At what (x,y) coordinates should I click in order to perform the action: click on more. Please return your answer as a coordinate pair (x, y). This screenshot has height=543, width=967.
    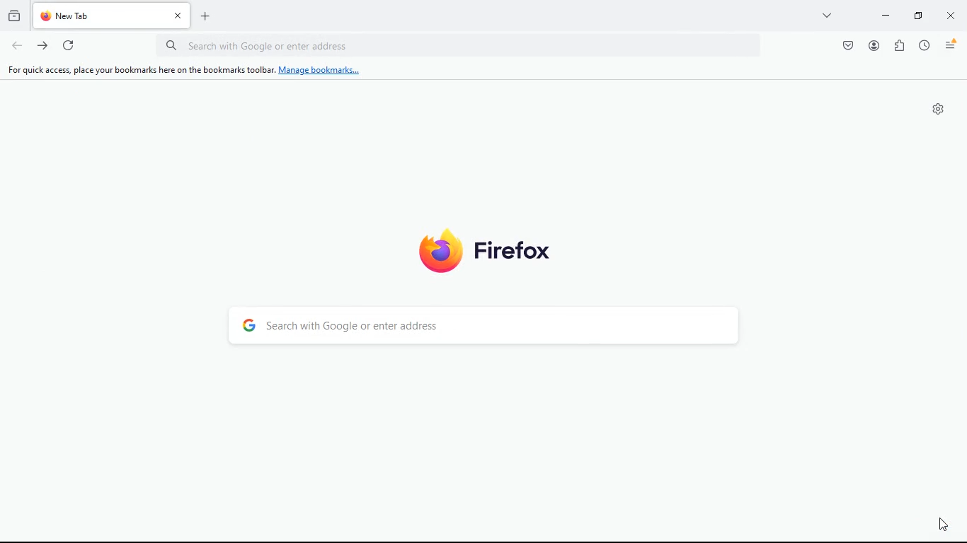
    Looking at the image, I should click on (825, 15).